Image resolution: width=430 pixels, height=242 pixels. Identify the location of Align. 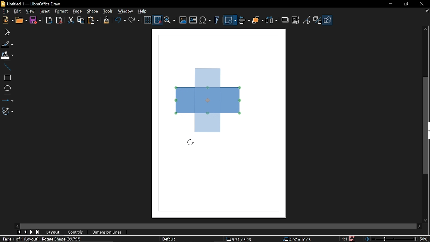
(245, 21).